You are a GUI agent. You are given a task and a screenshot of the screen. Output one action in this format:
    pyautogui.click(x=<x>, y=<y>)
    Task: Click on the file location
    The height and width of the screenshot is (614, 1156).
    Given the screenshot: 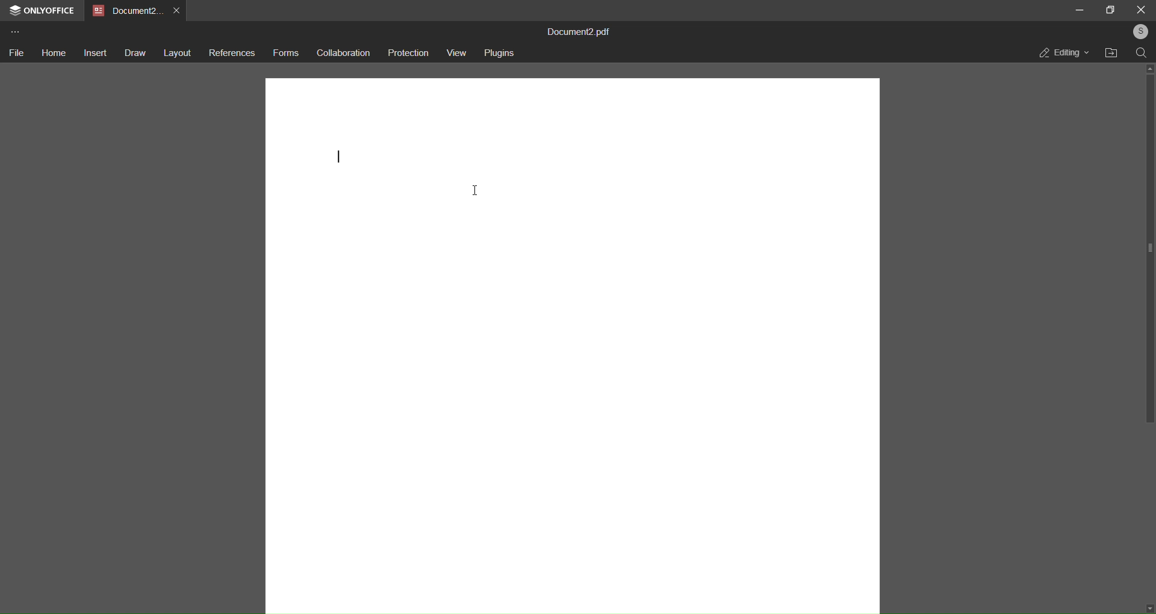 What is the action you would take?
    pyautogui.click(x=1112, y=54)
    